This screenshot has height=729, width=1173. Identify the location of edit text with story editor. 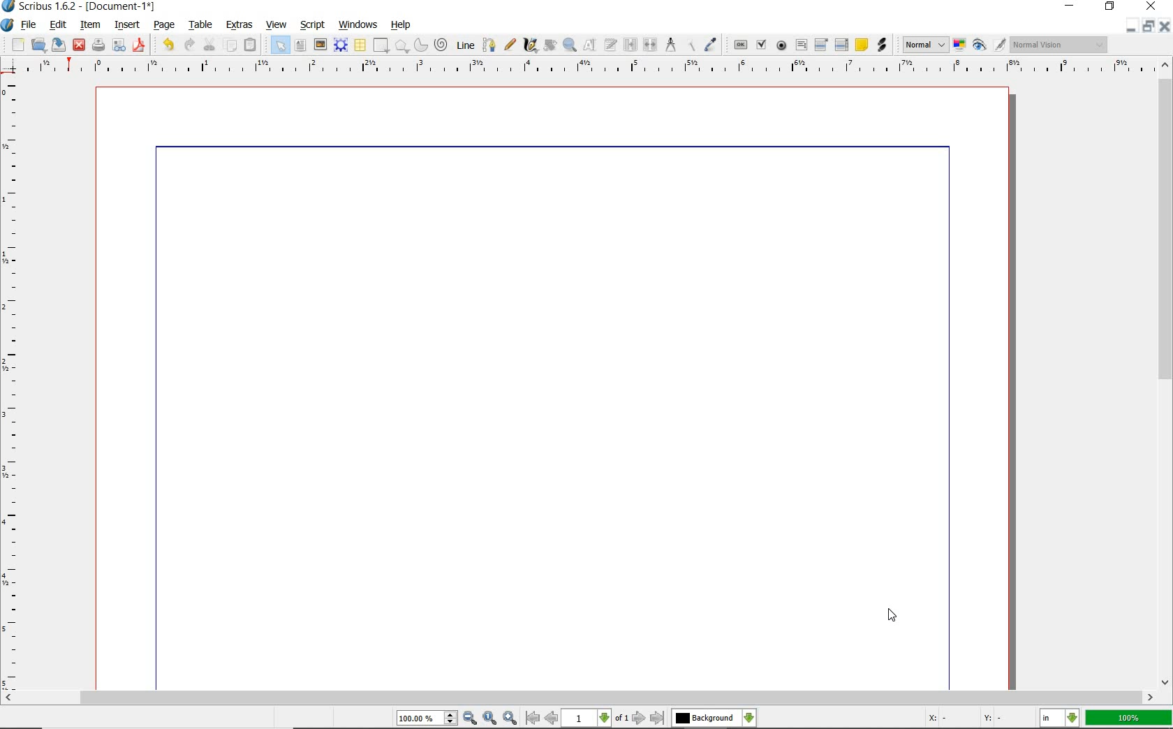
(611, 46).